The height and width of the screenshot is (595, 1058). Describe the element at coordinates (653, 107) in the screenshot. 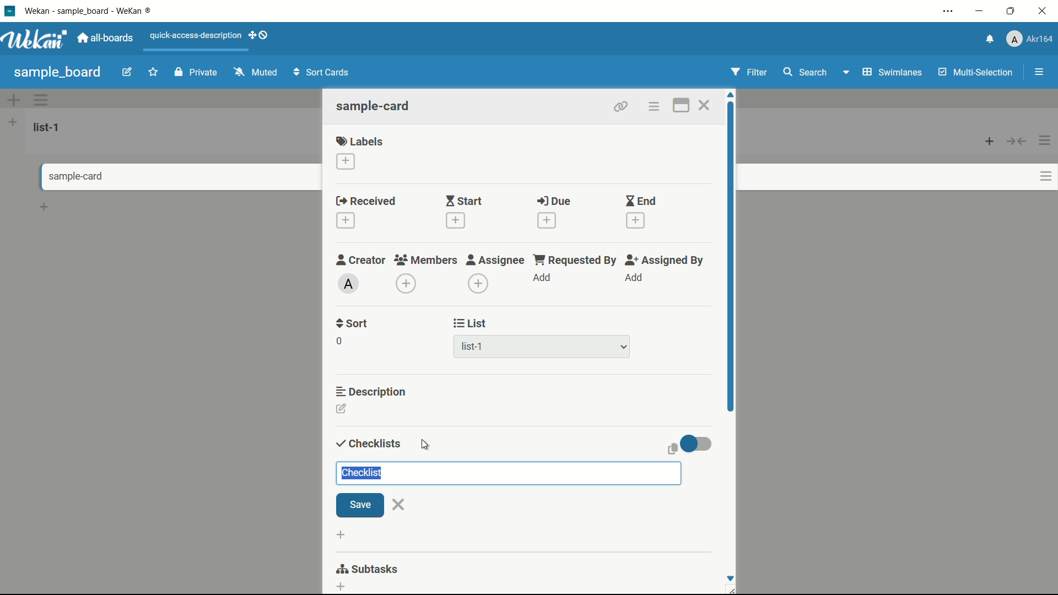

I see `card actions` at that location.